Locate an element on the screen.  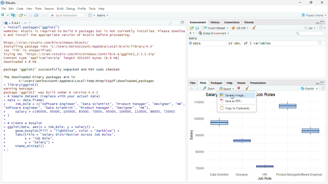
maximize is located at coordinates (323, 83).